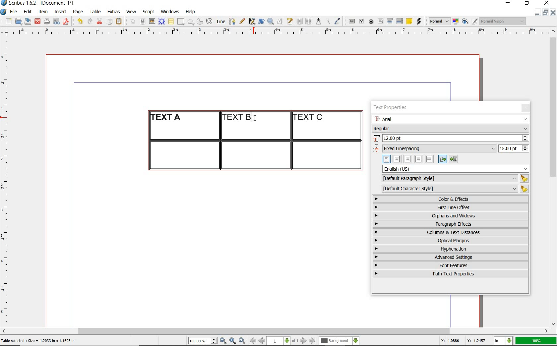 This screenshot has height=346, width=557. What do you see at coordinates (262, 341) in the screenshot?
I see `go to previous page` at bounding box center [262, 341].